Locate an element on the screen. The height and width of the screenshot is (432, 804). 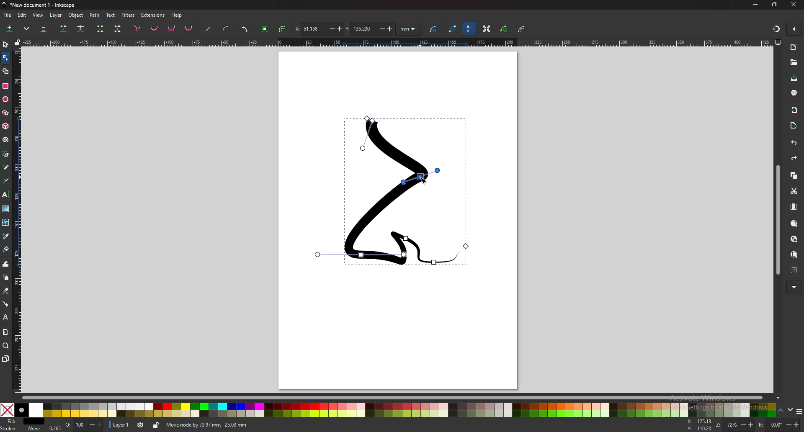
fill is located at coordinates (23, 422).